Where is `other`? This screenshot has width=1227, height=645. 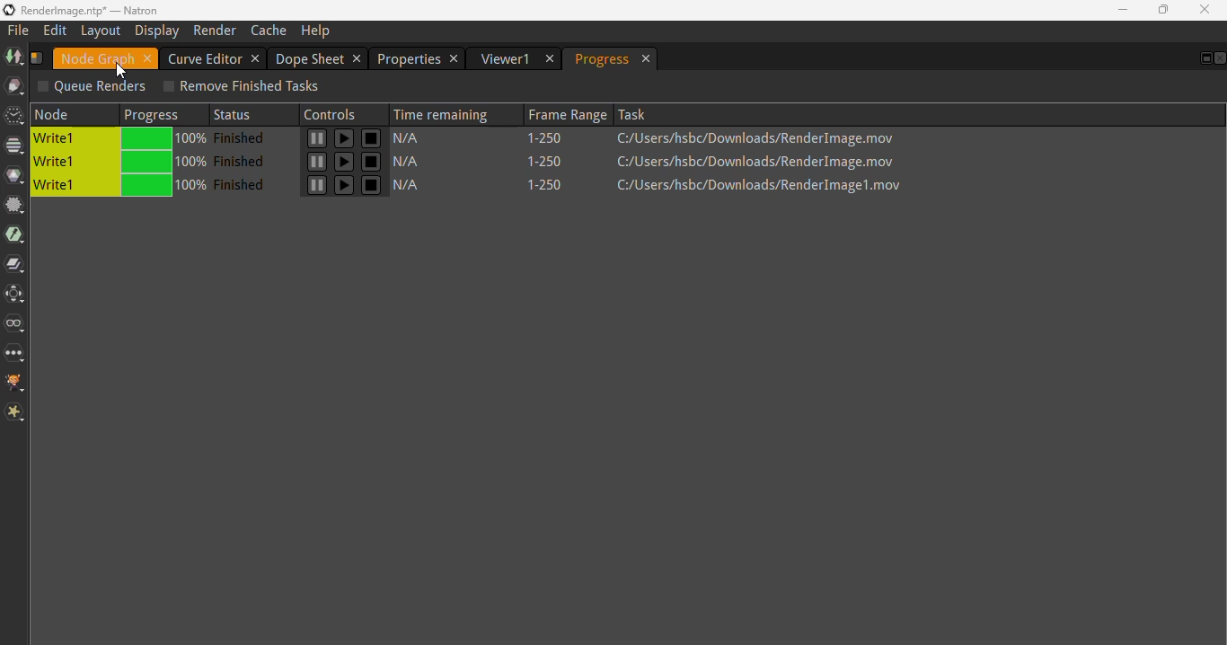
other is located at coordinates (15, 353).